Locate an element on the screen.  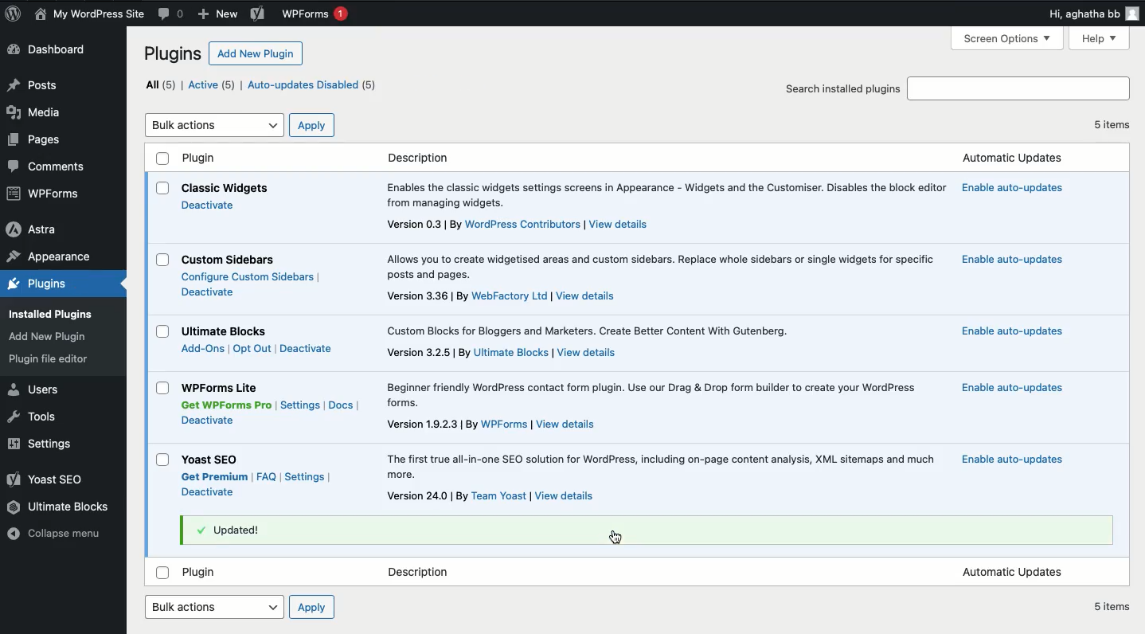
Logo is located at coordinates (14, 14).